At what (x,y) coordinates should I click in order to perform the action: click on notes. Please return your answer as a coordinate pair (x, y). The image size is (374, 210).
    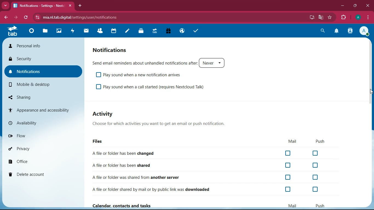
    Looking at the image, I should click on (128, 31).